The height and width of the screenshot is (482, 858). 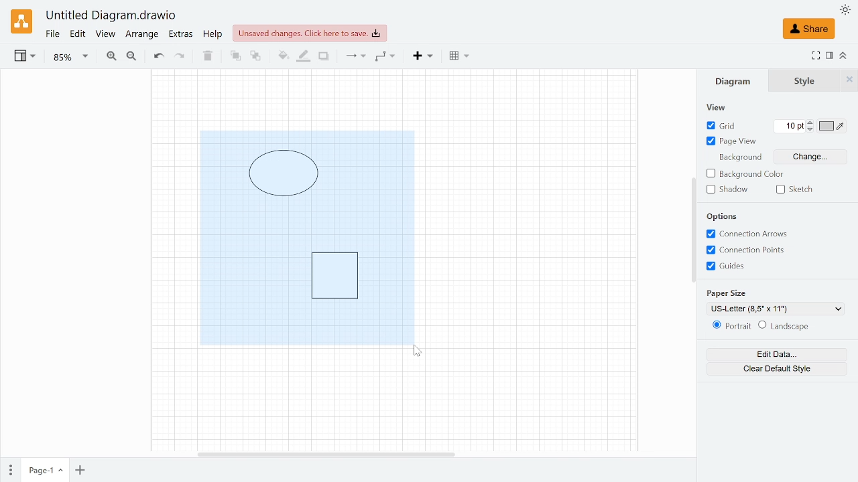 What do you see at coordinates (776, 309) in the screenshot?
I see `Paper size` at bounding box center [776, 309].